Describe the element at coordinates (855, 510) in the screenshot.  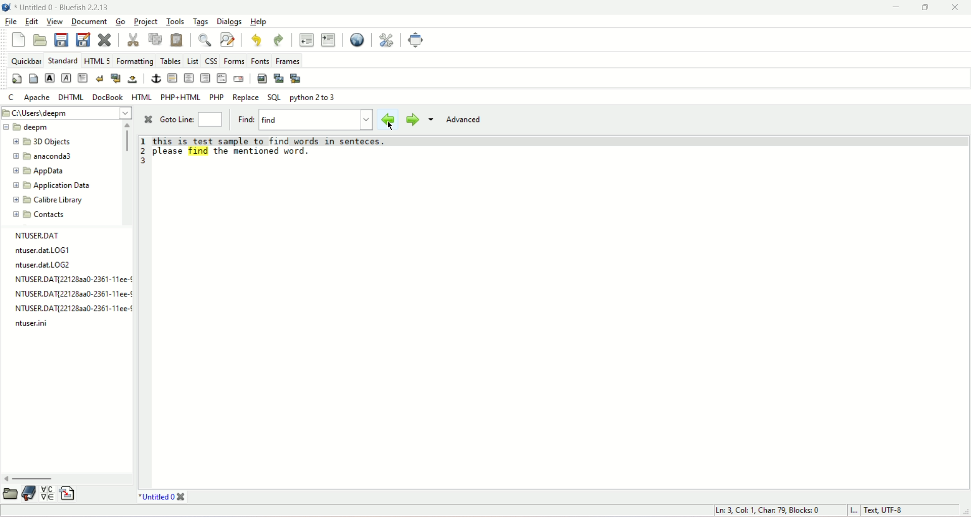
I see `Insert mode` at that location.